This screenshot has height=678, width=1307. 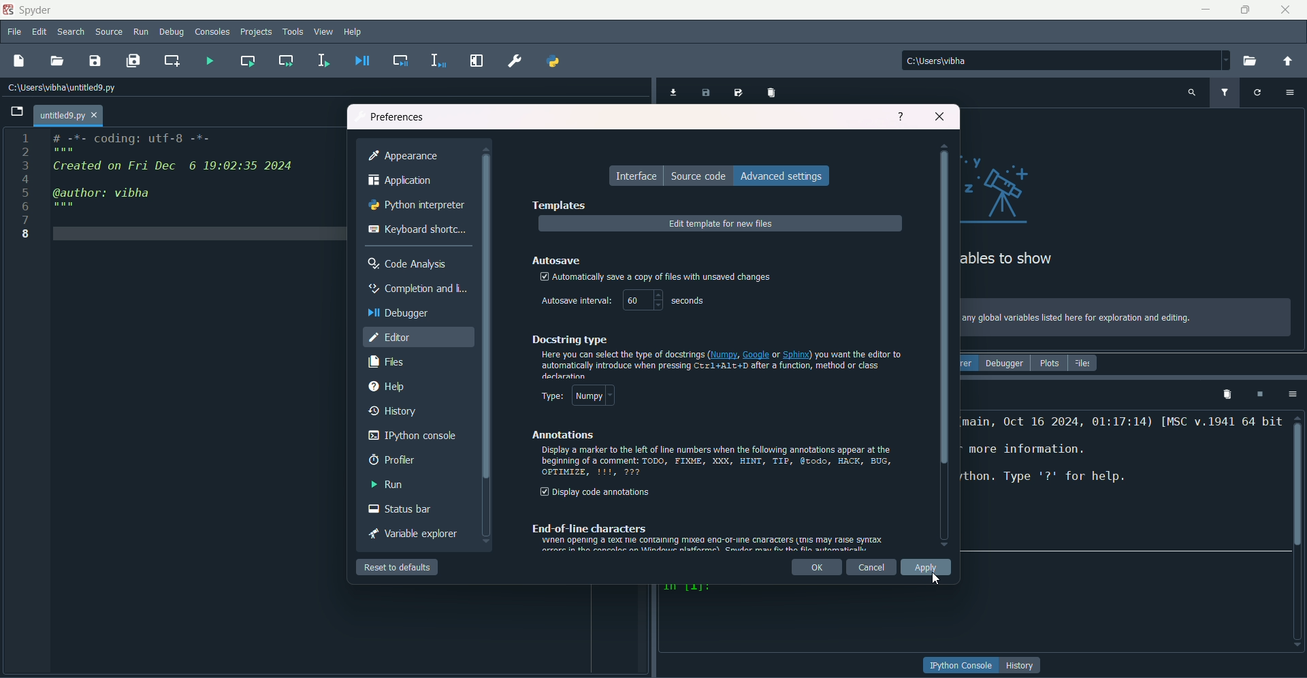 I want to click on new file, so click(x=18, y=61).